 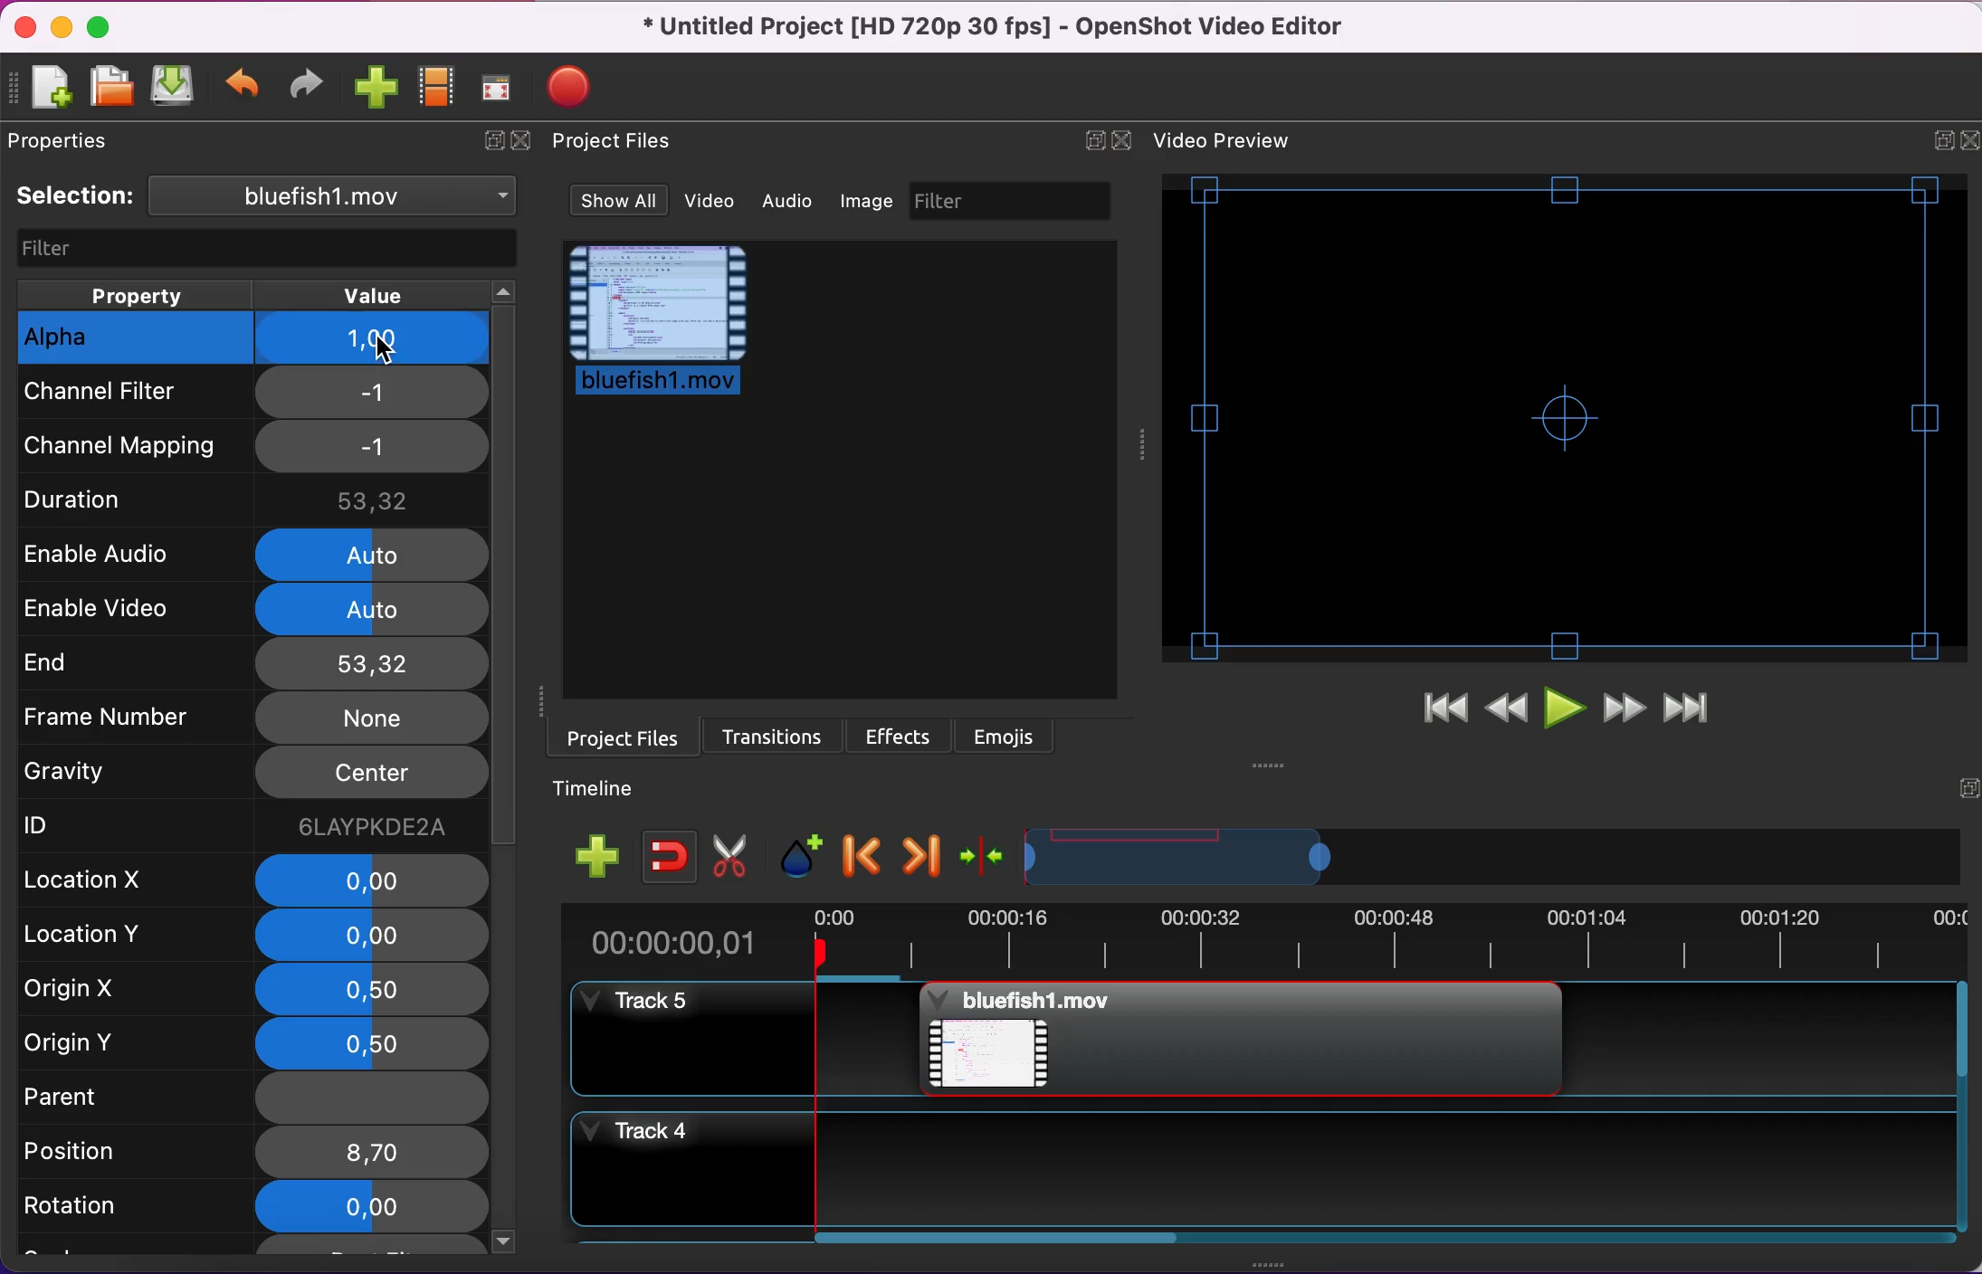 I want to click on 0,5, so click(x=370, y=989).